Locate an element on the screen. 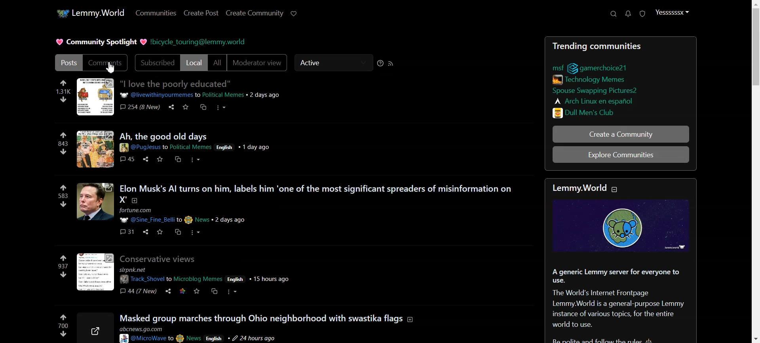  downvote is located at coordinates (64, 334).